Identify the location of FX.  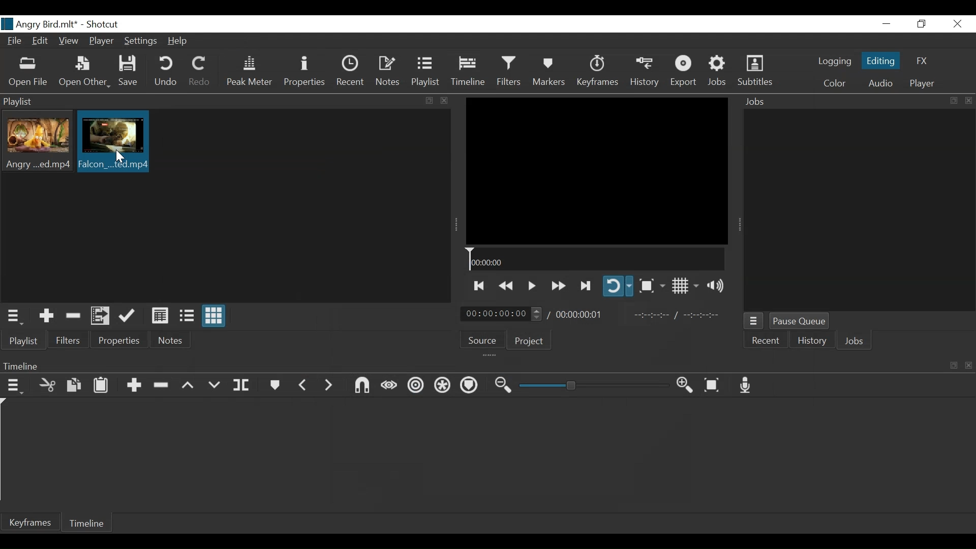
(921, 63).